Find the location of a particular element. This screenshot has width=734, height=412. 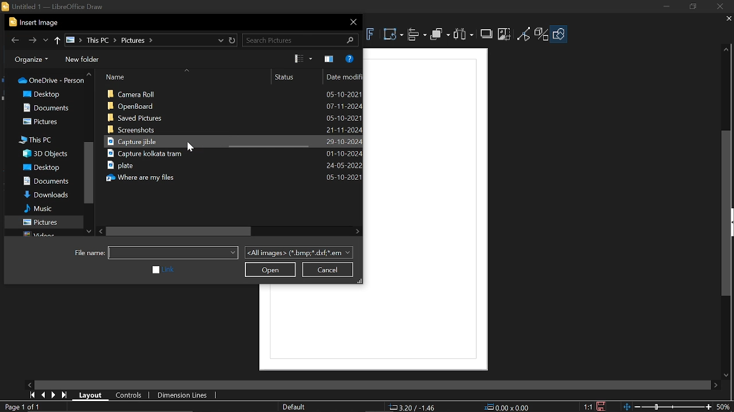

date modified is located at coordinates (343, 77).